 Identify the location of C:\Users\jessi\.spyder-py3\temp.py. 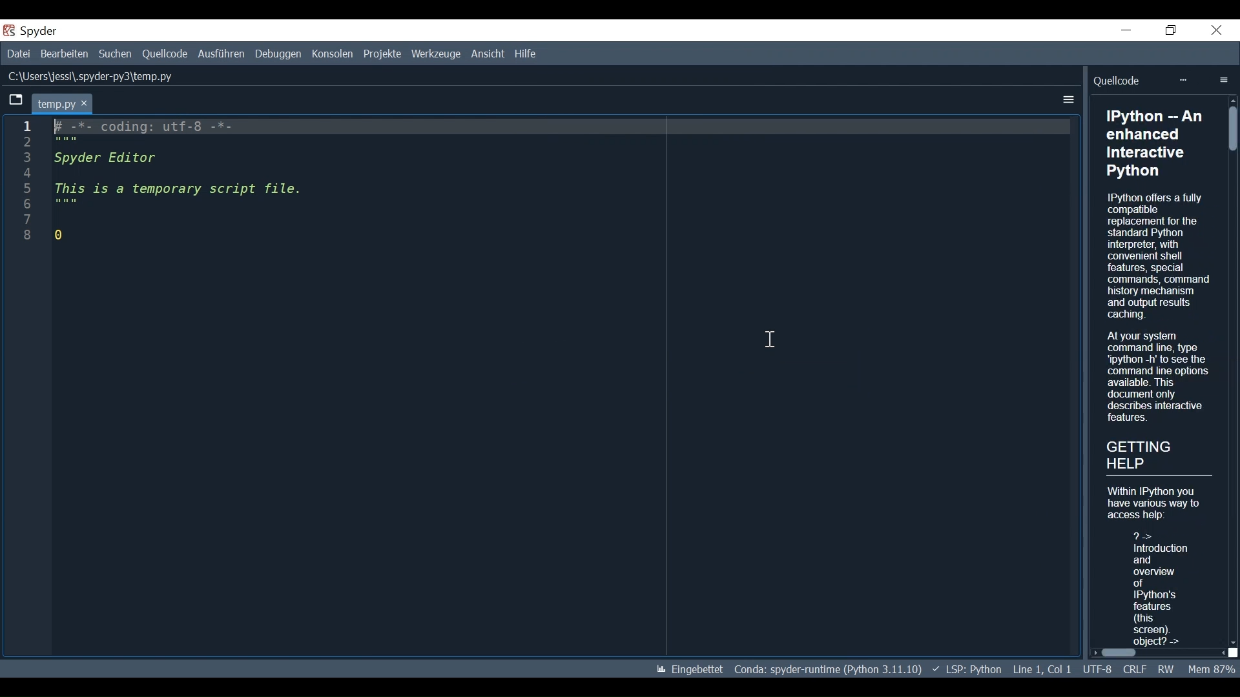
(91, 76).